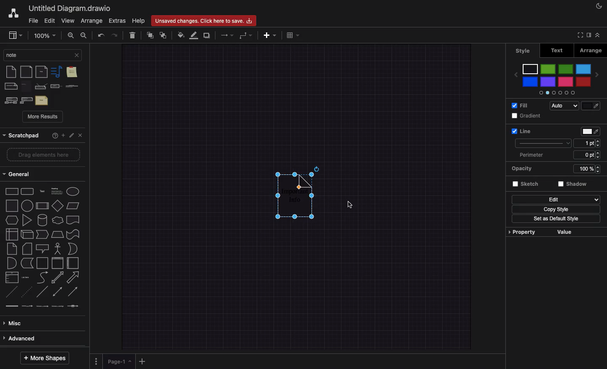  I want to click on Add page, so click(142, 362).